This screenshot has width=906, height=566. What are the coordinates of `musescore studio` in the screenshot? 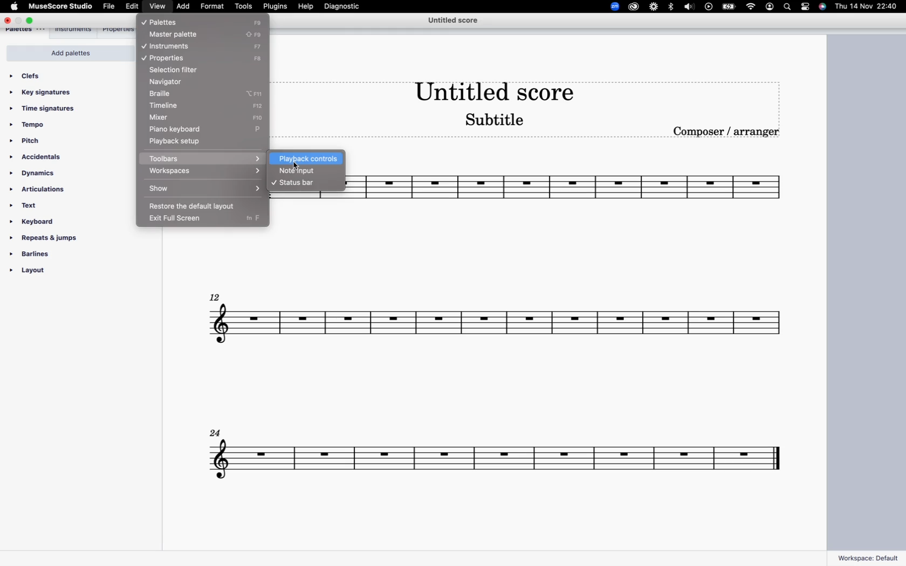 It's located at (61, 6).